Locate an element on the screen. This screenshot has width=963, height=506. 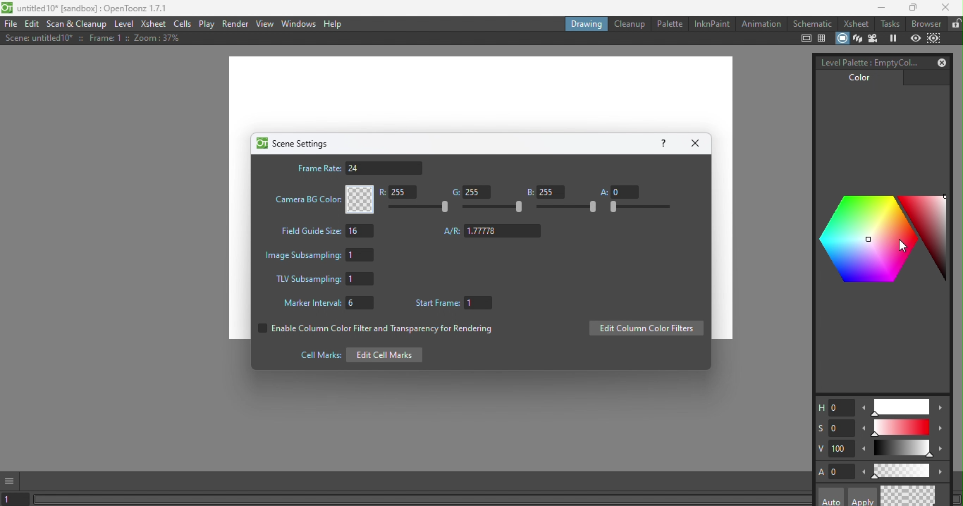
Color palettes is located at coordinates (883, 241).